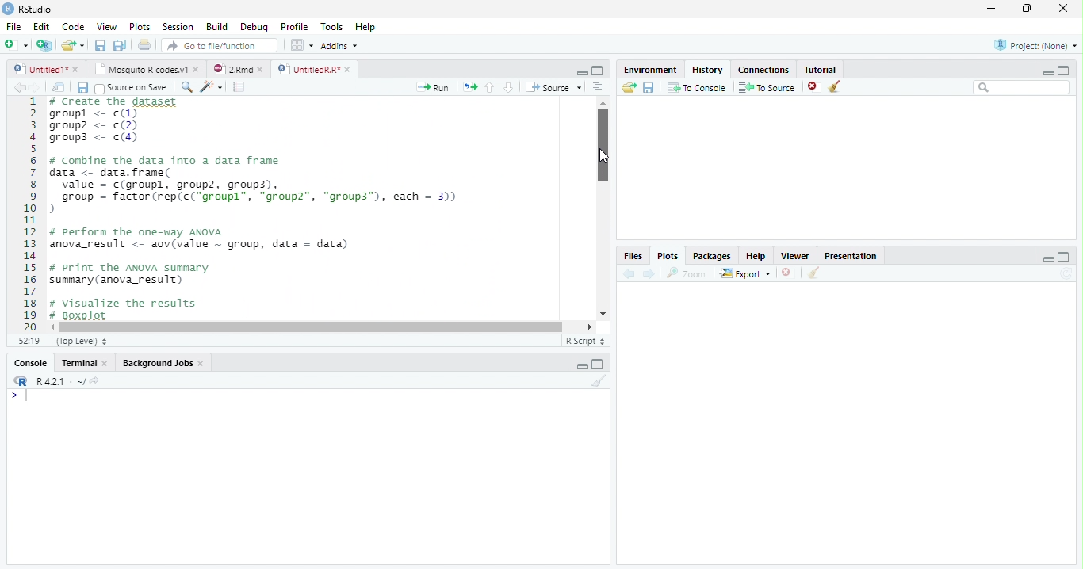 The image size is (1083, 569). What do you see at coordinates (15, 44) in the screenshot?
I see `New file` at bounding box center [15, 44].